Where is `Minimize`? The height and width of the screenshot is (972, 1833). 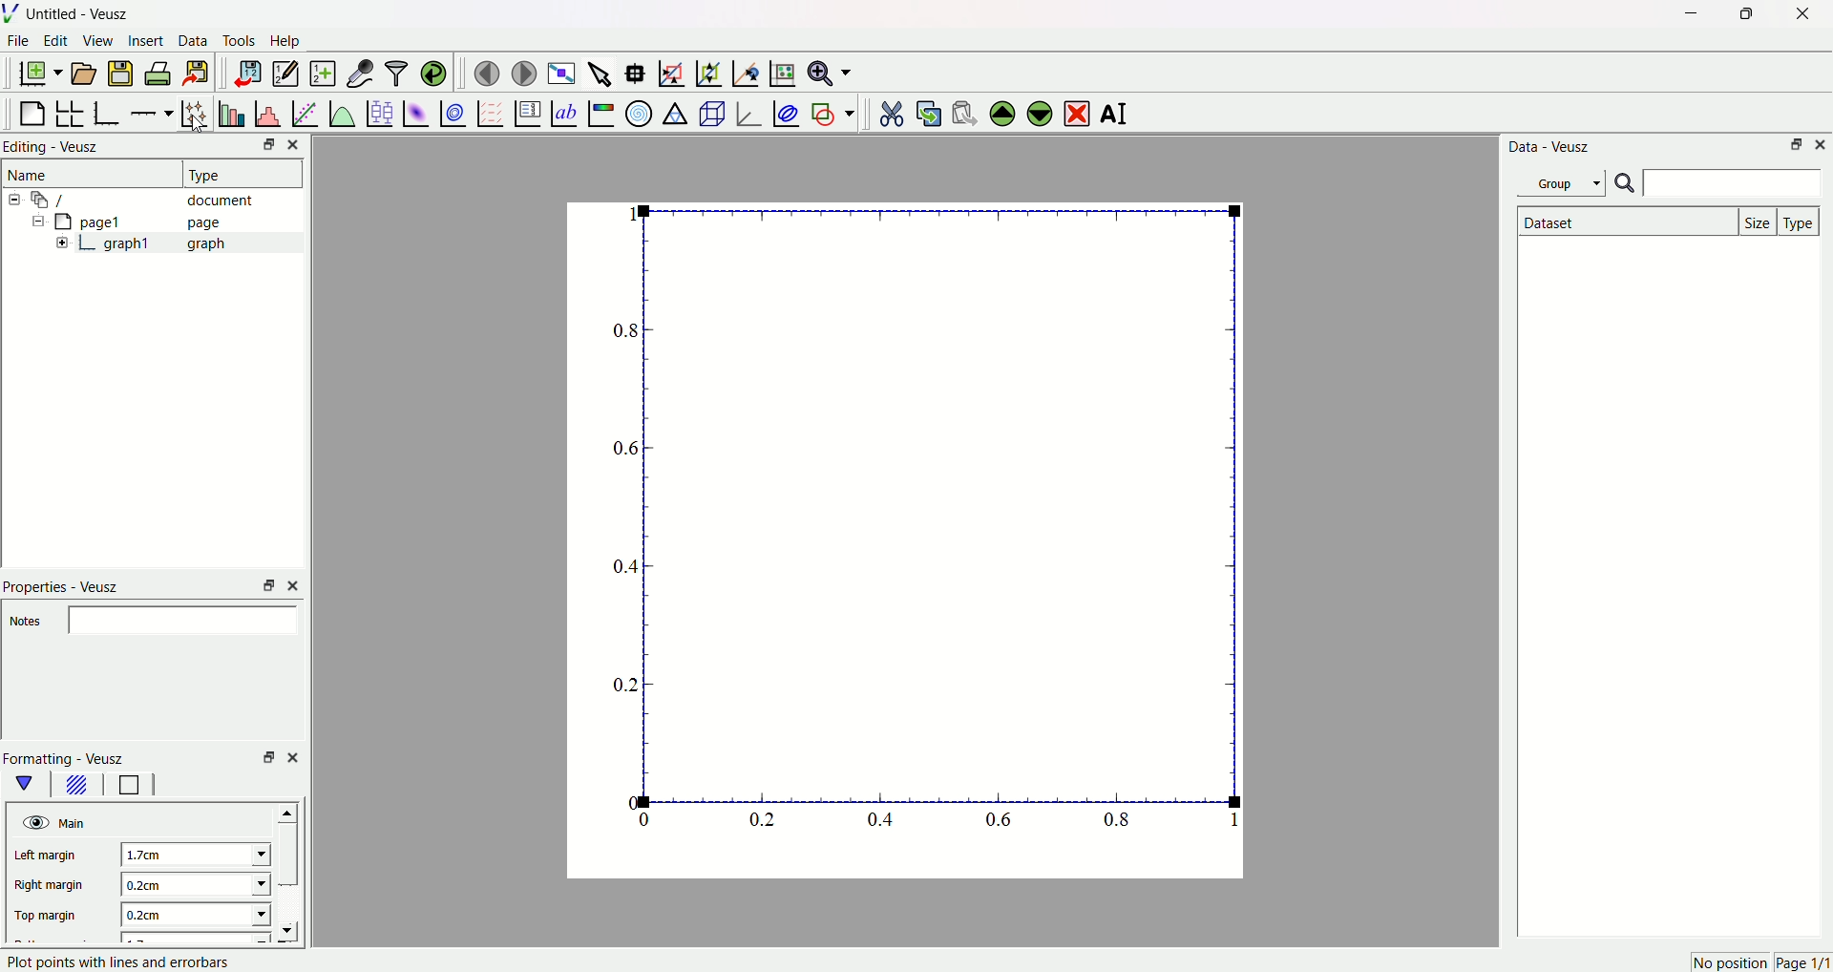
Minimize is located at coordinates (1686, 14).